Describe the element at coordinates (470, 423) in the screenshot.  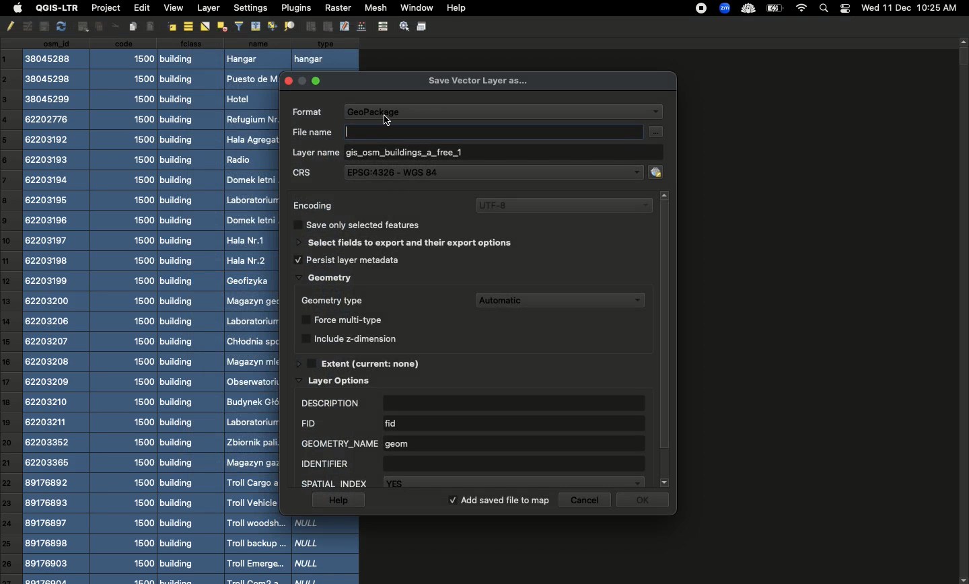
I see `FID` at that location.